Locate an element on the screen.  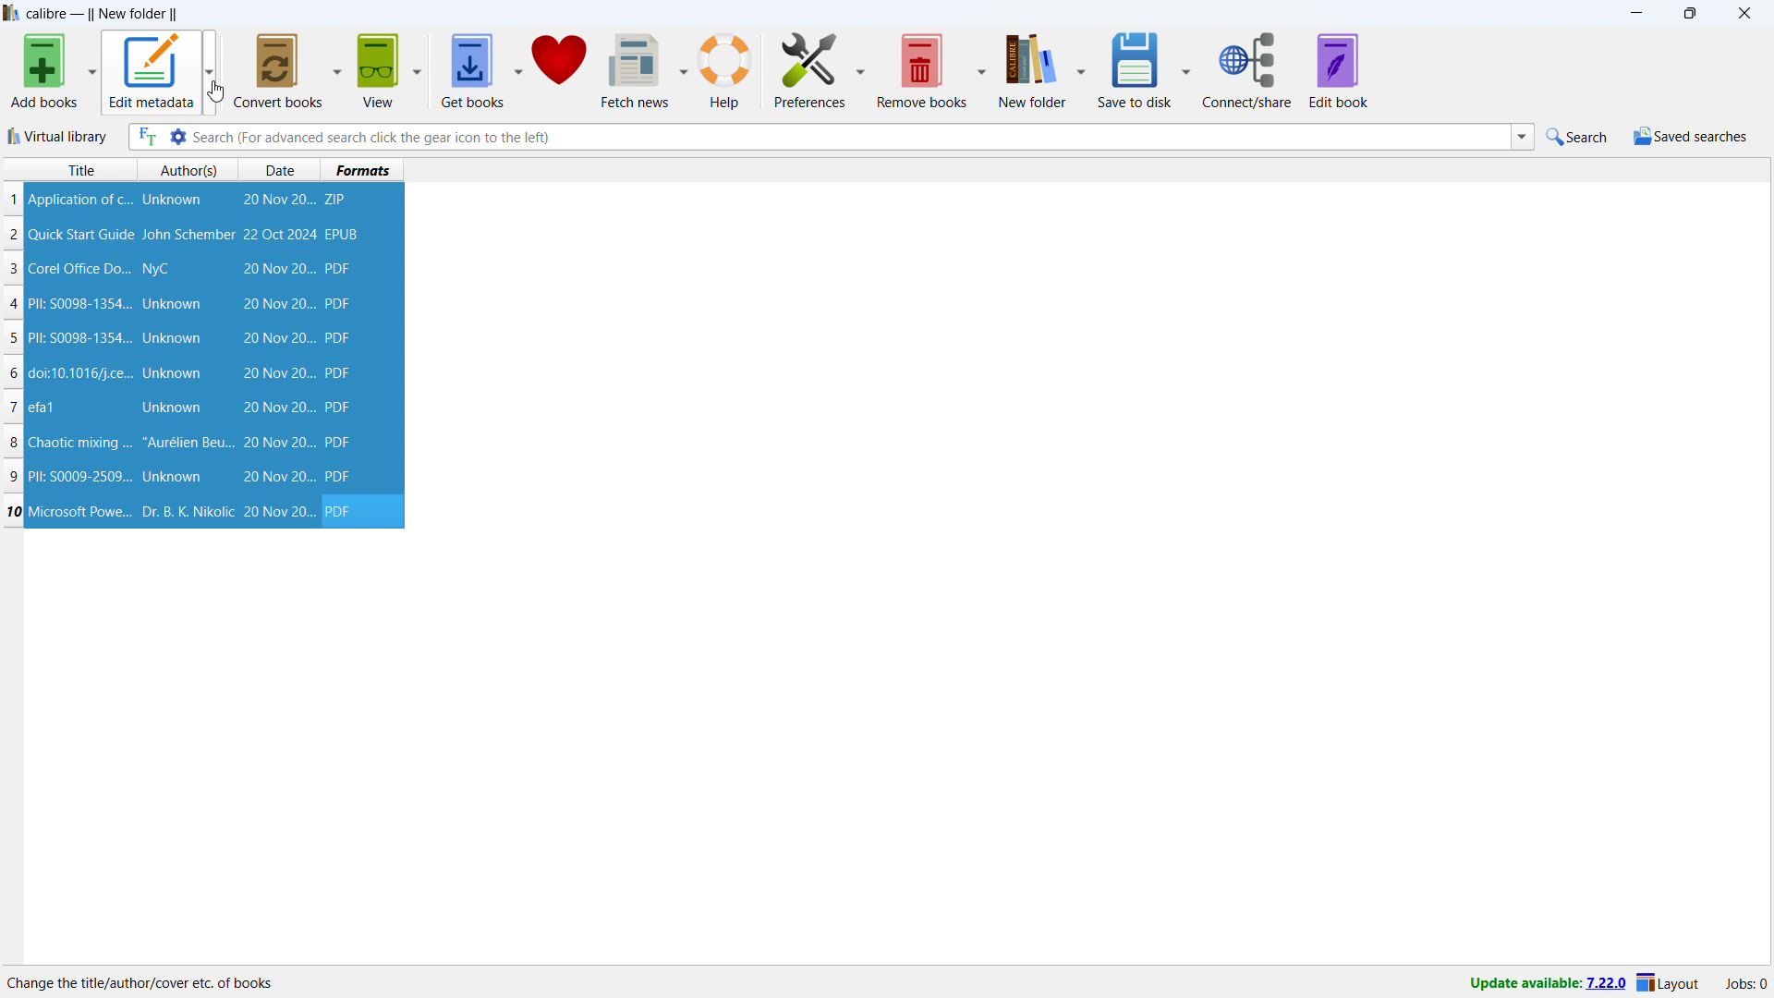
Dr. B. K. Nikolic is located at coordinates (186, 512).